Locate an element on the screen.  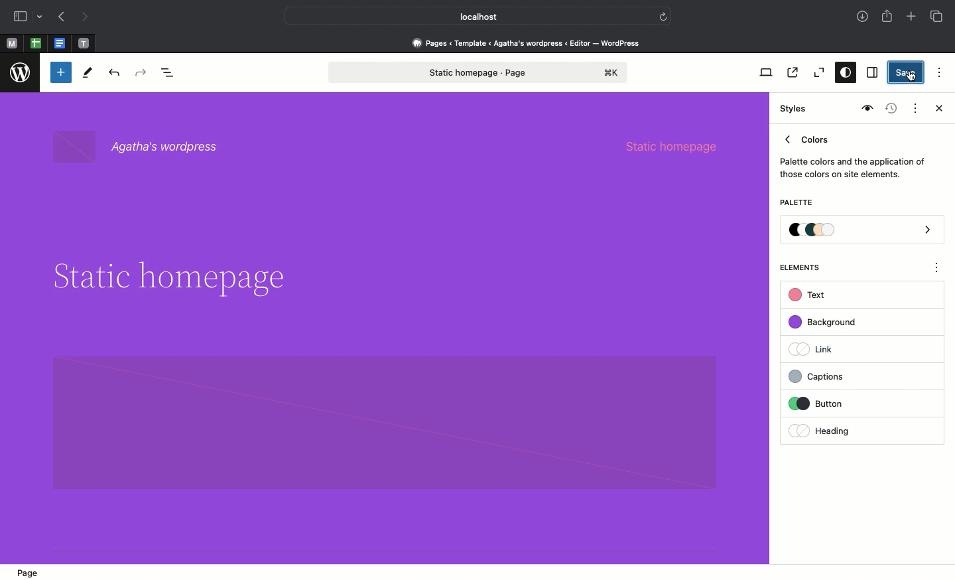
Undo is located at coordinates (114, 74).